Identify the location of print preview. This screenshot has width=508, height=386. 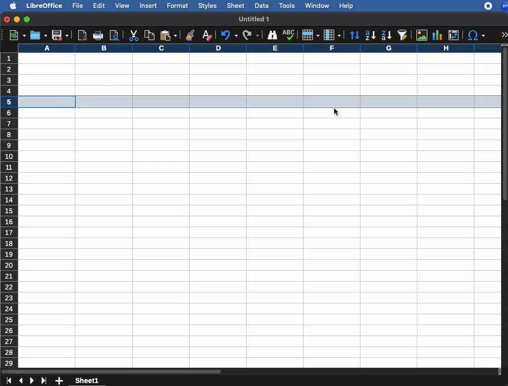
(115, 35).